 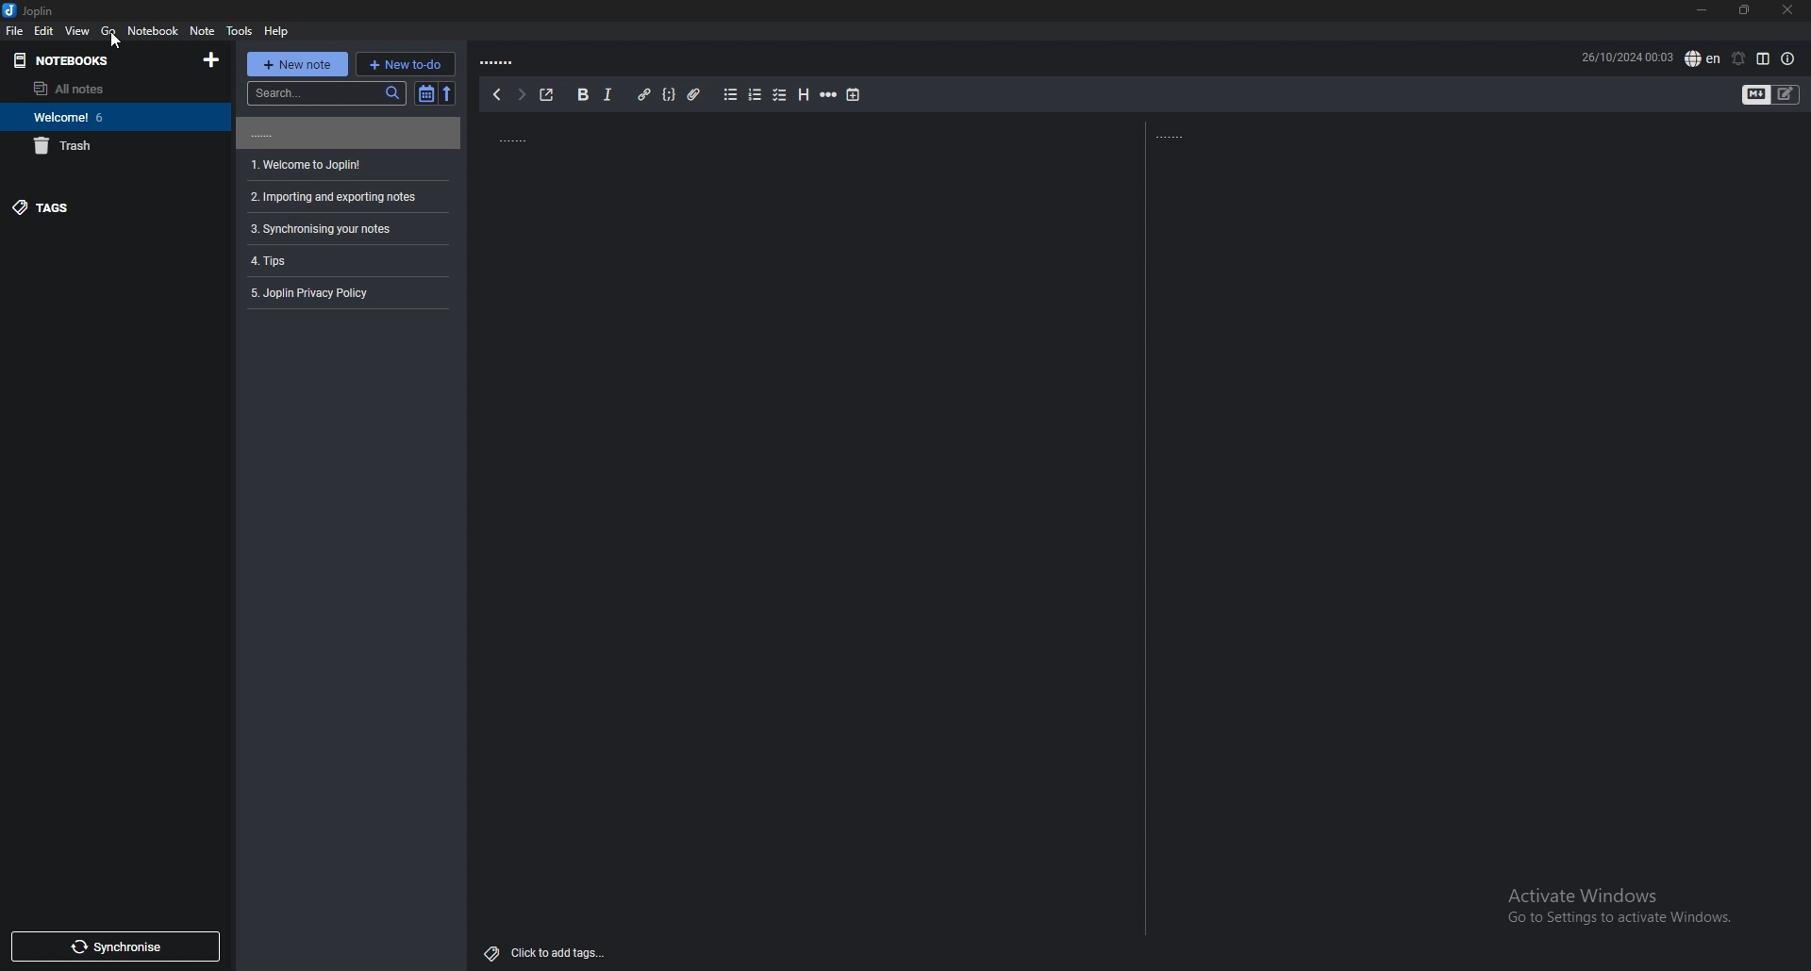 What do you see at coordinates (495, 95) in the screenshot?
I see `back` at bounding box center [495, 95].